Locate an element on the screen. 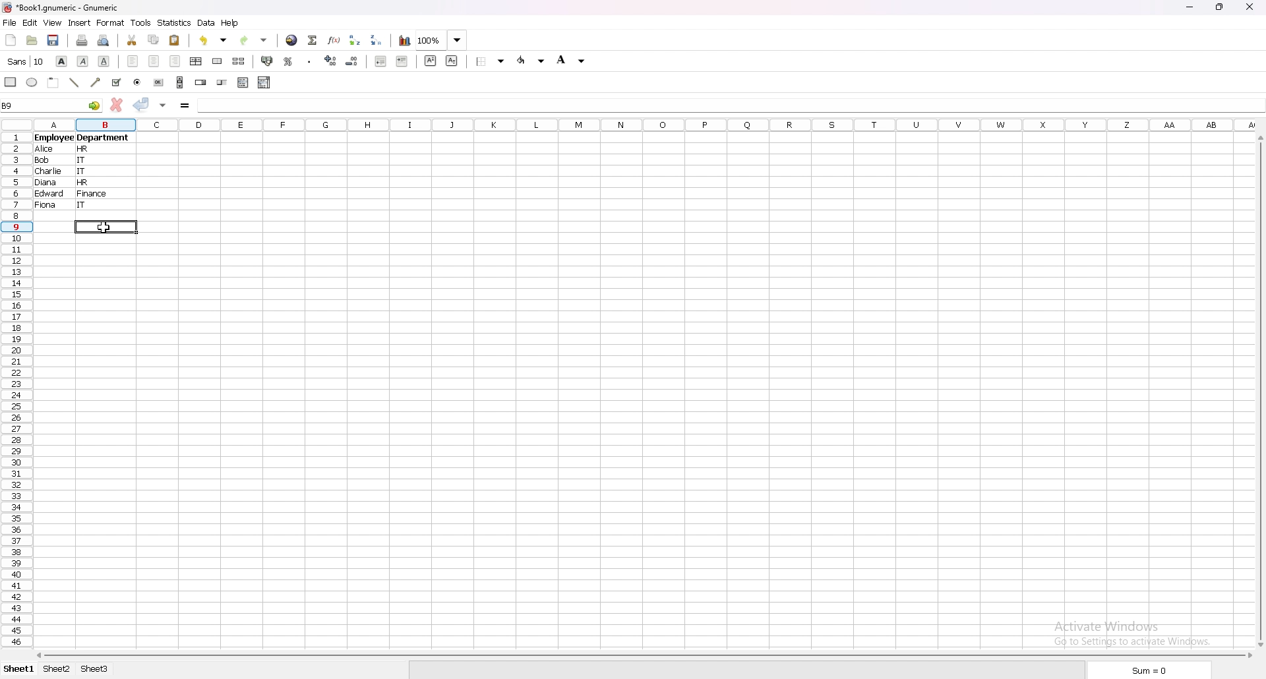  underline is located at coordinates (104, 61).